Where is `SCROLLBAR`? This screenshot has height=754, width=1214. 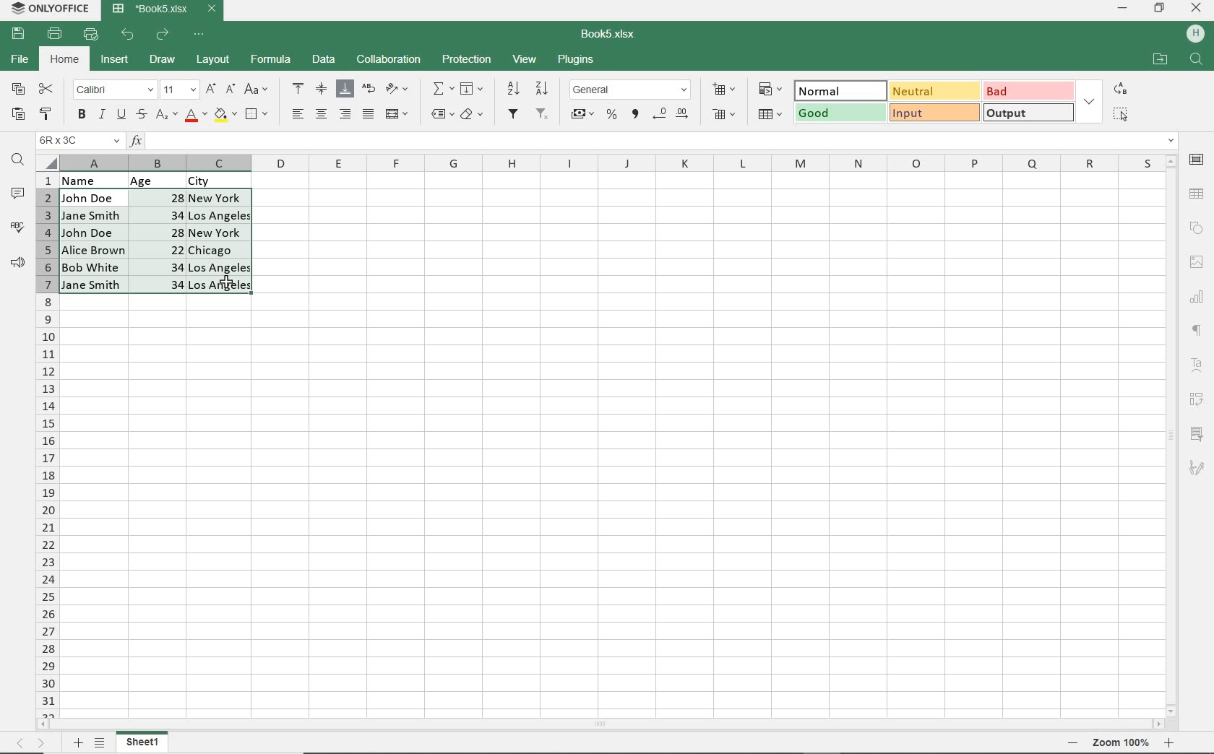 SCROLLBAR is located at coordinates (605, 725).